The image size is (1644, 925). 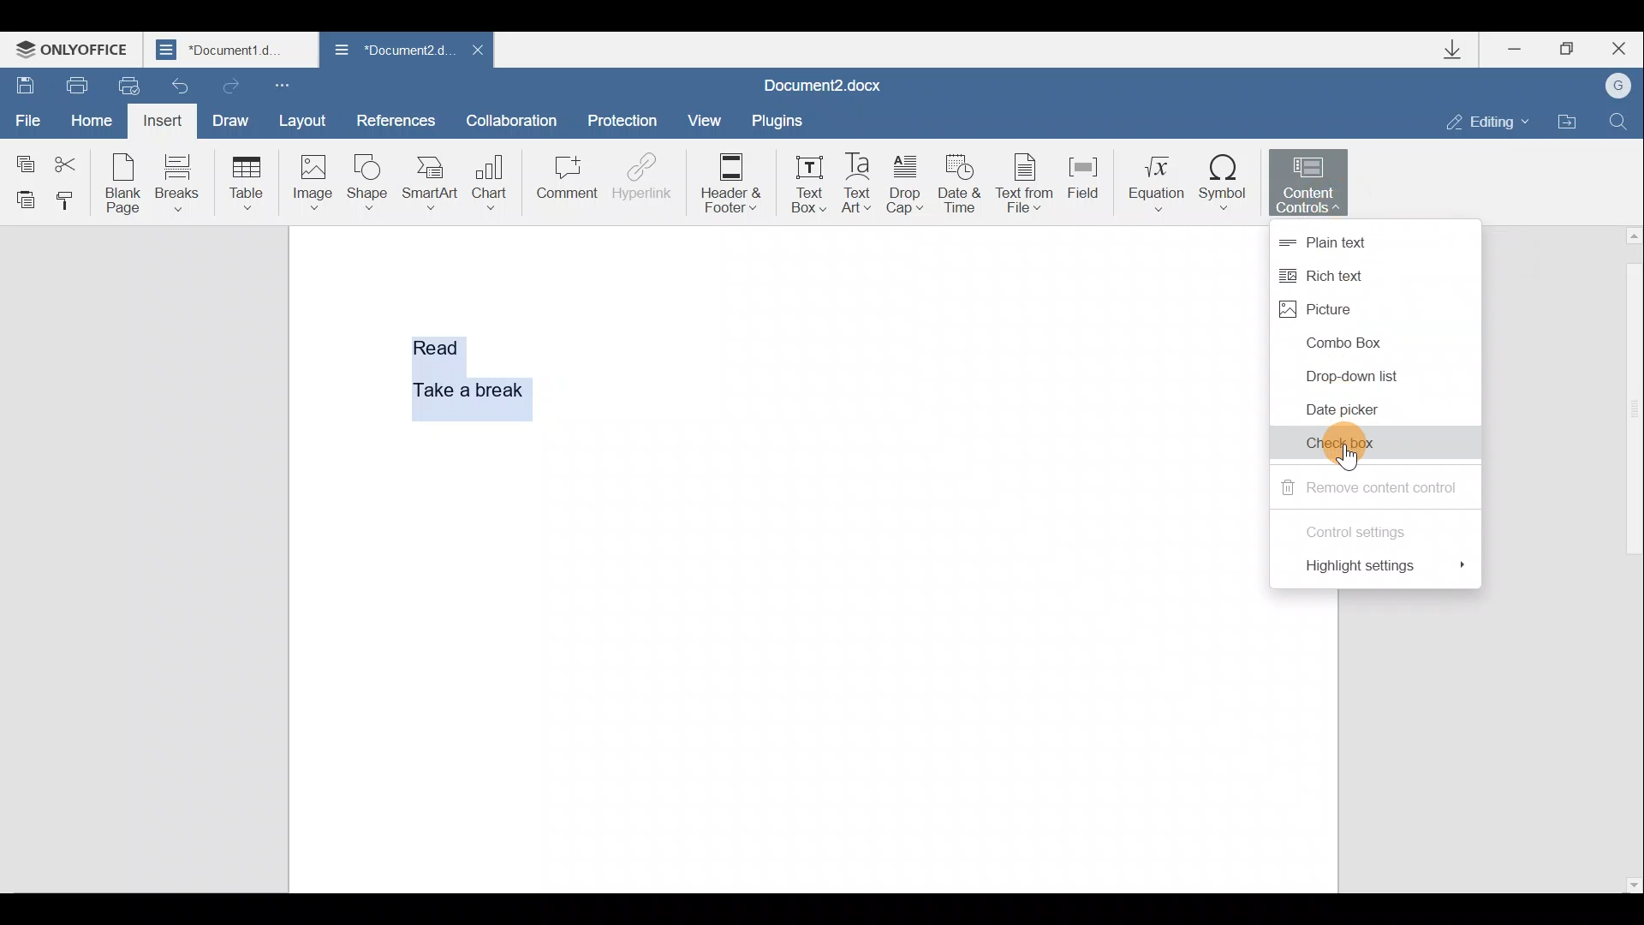 What do you see at coordinates (243, 180) in the screenshot?
I see `Table` at bounding box center [243, 180].